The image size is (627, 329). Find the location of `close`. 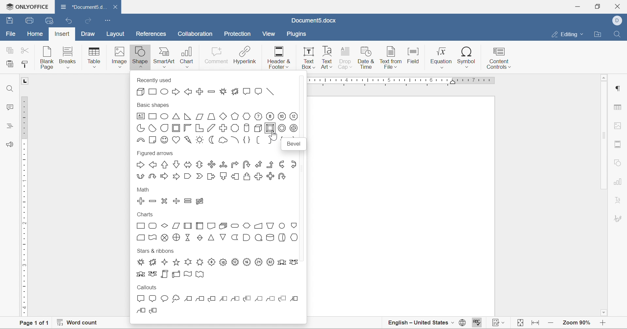

close is located at coordinates (116, 7).